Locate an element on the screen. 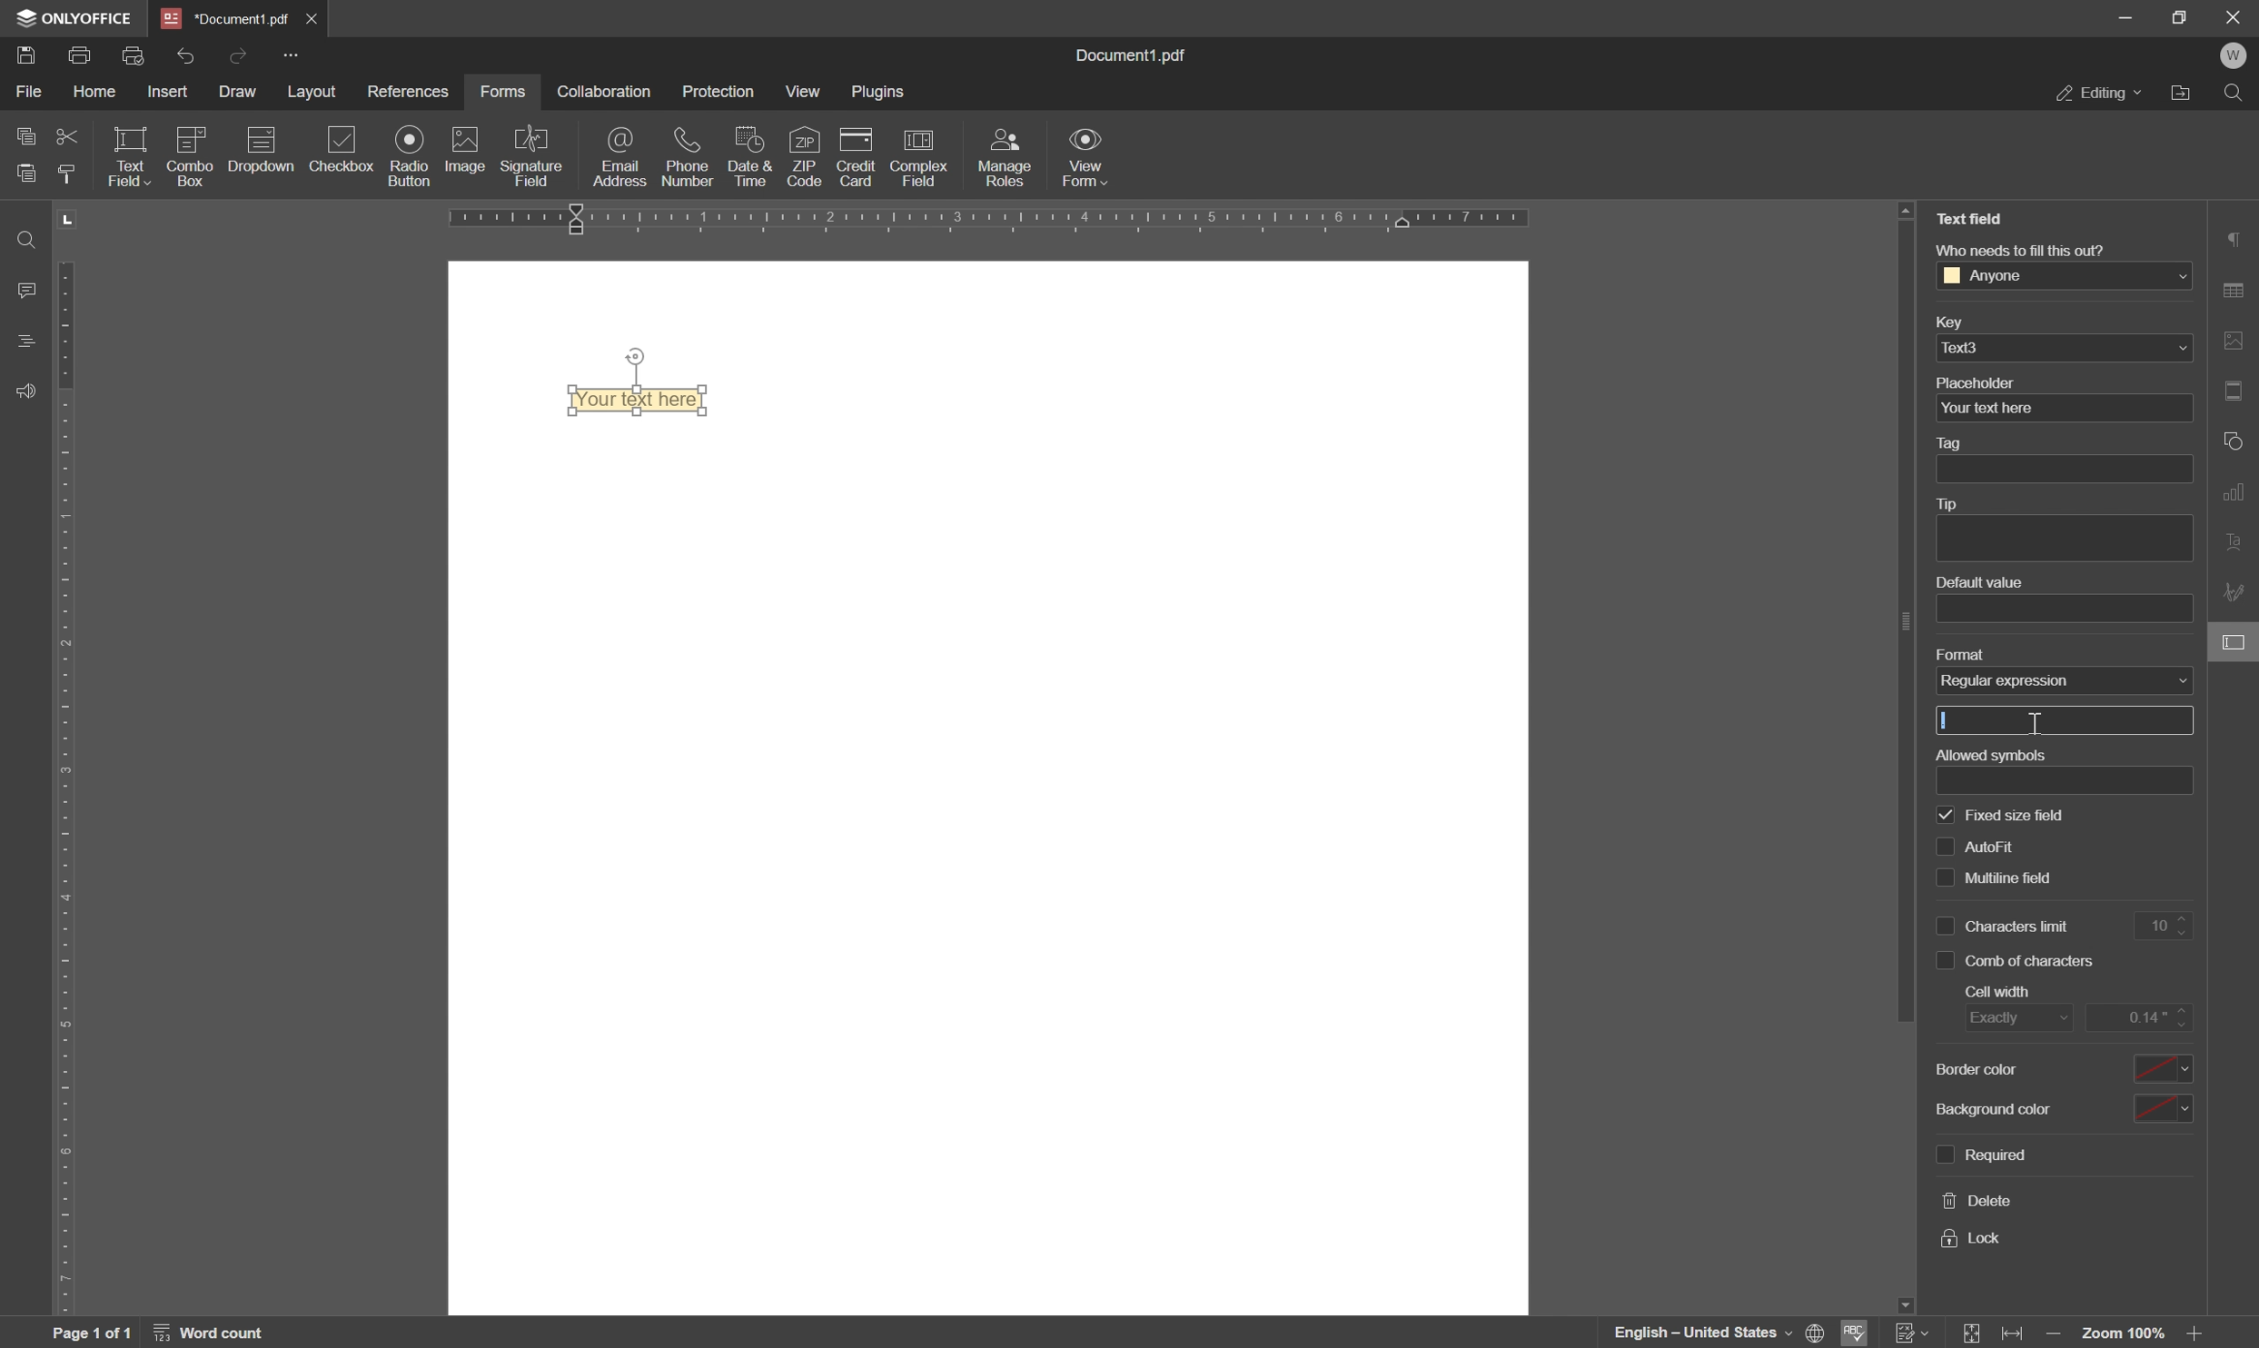 The image size is (2259, 1348). Save is located at coordinates (27, 57).